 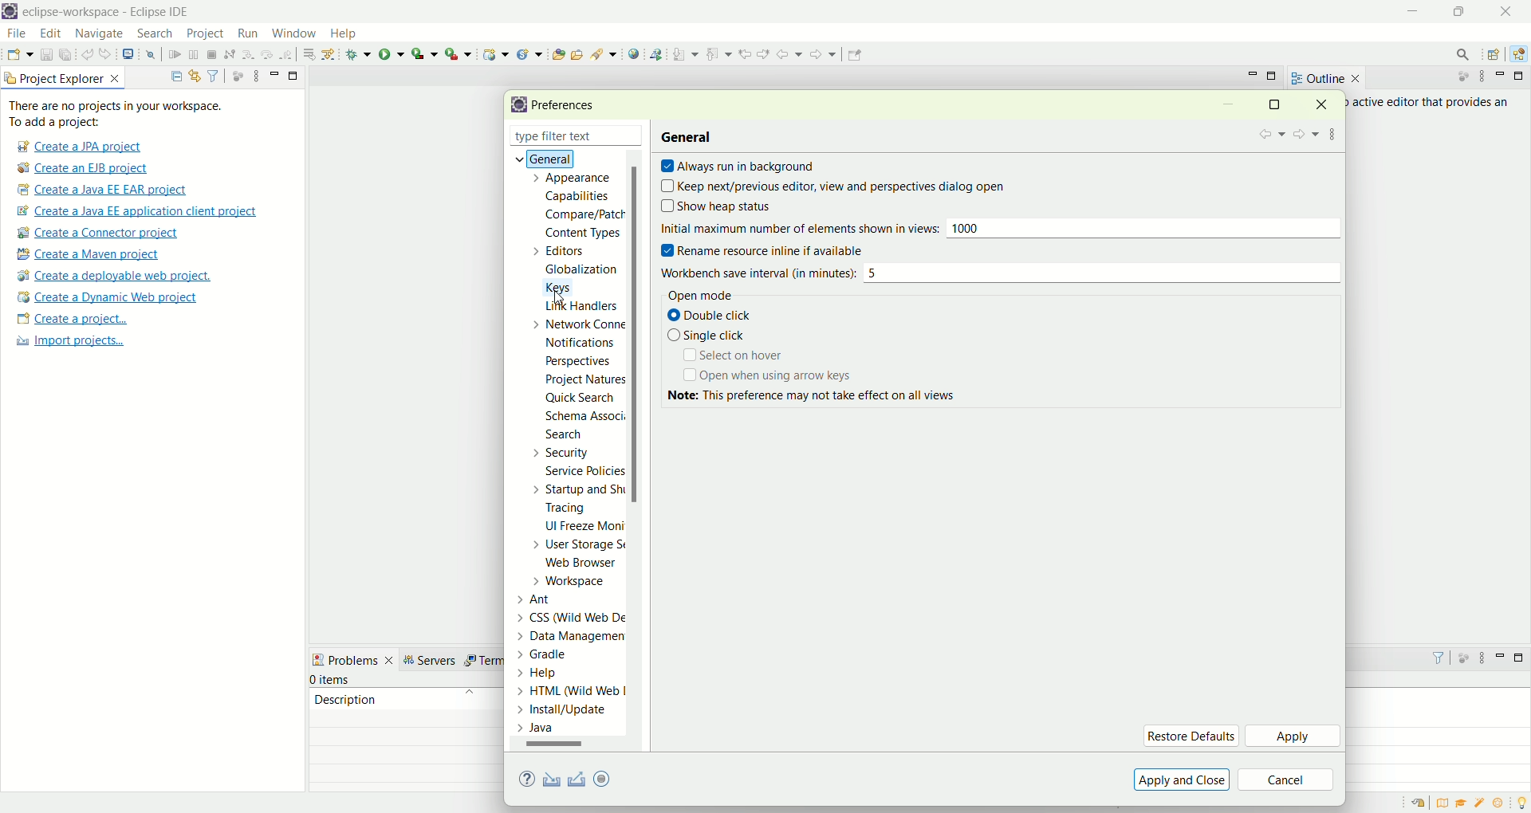 What do you see at coordinates (821, 58) in the screenshot?
I see `forward` at bounding box center [821, 58].